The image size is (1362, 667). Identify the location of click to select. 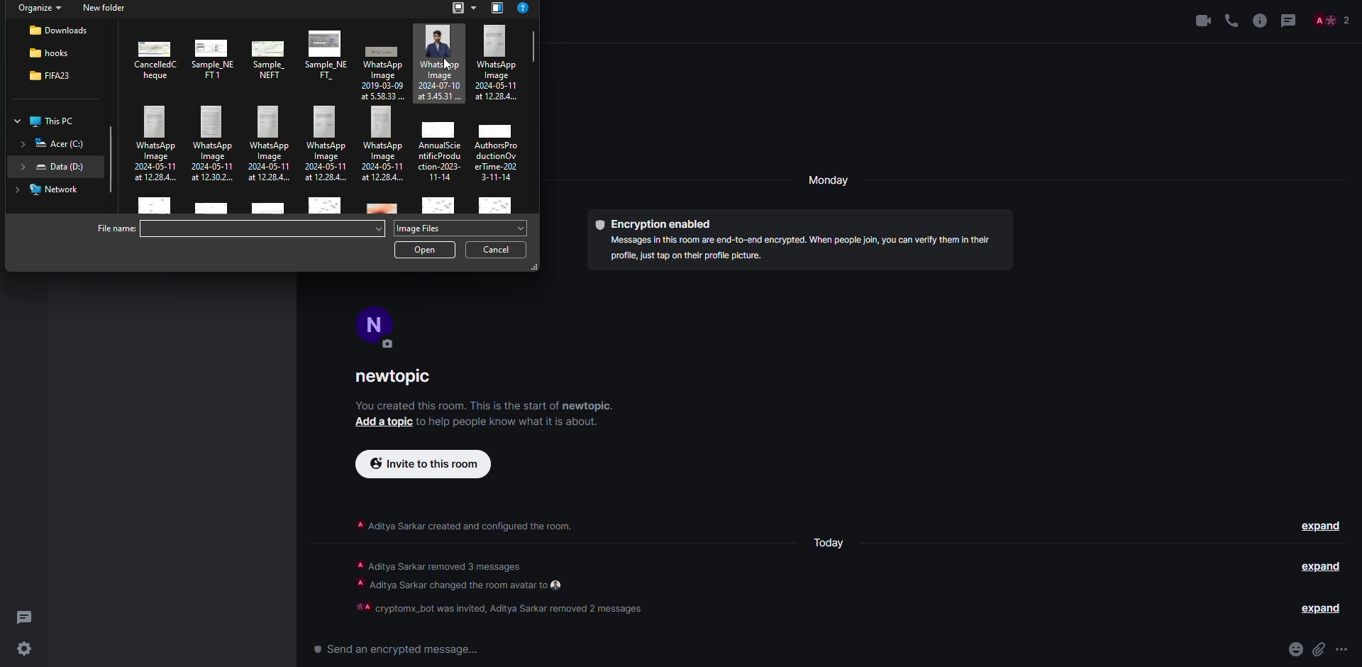
(152, 206).